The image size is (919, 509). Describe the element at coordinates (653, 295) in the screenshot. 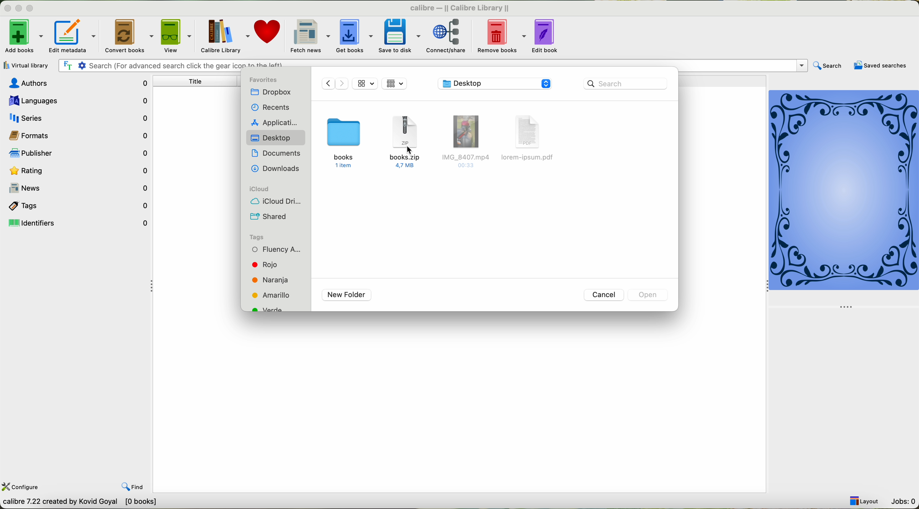

I see `disable open button` at that location.